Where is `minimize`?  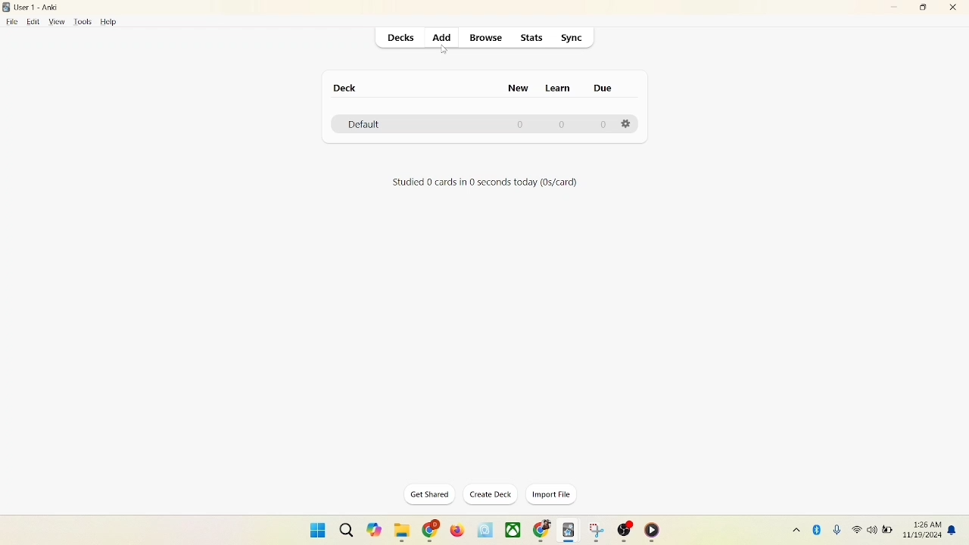 minimize is located at coordinates (896, 8).